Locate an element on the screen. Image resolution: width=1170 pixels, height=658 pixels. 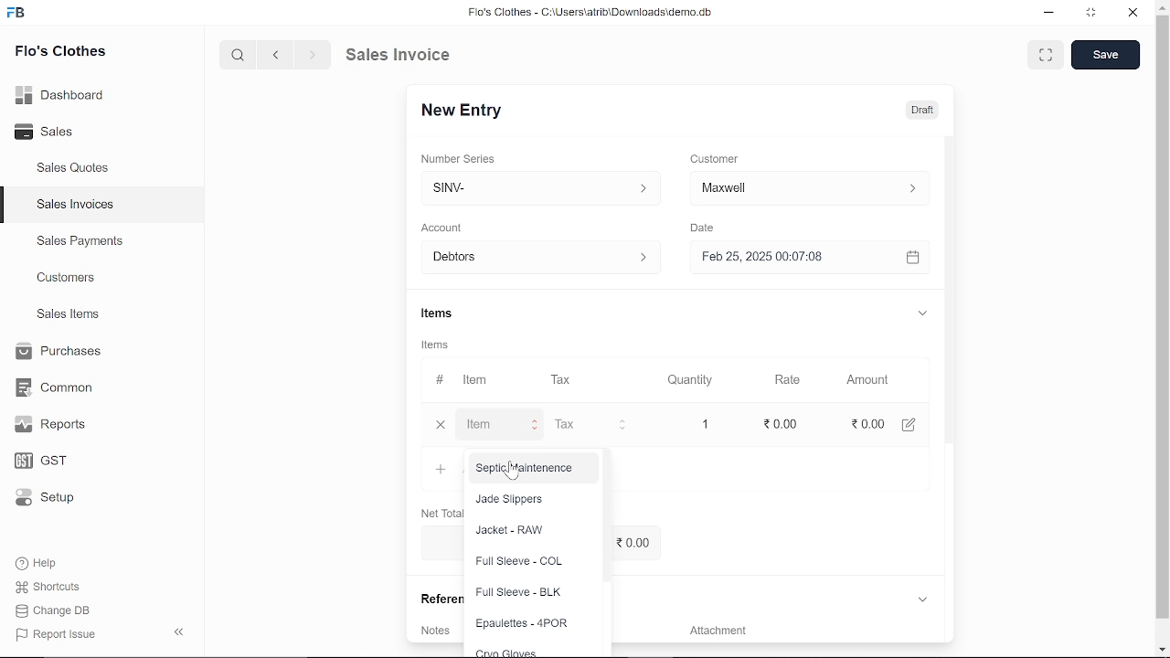
Item is located at coordinates (503, 425).